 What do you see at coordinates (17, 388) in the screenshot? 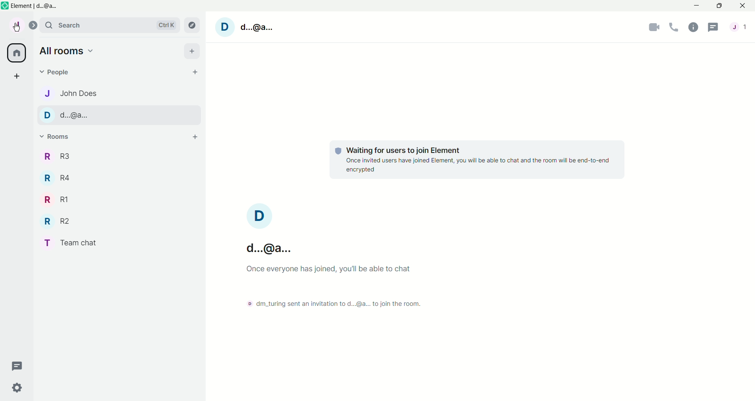
I see `Quick Settings` at bounding box center [17, 388].